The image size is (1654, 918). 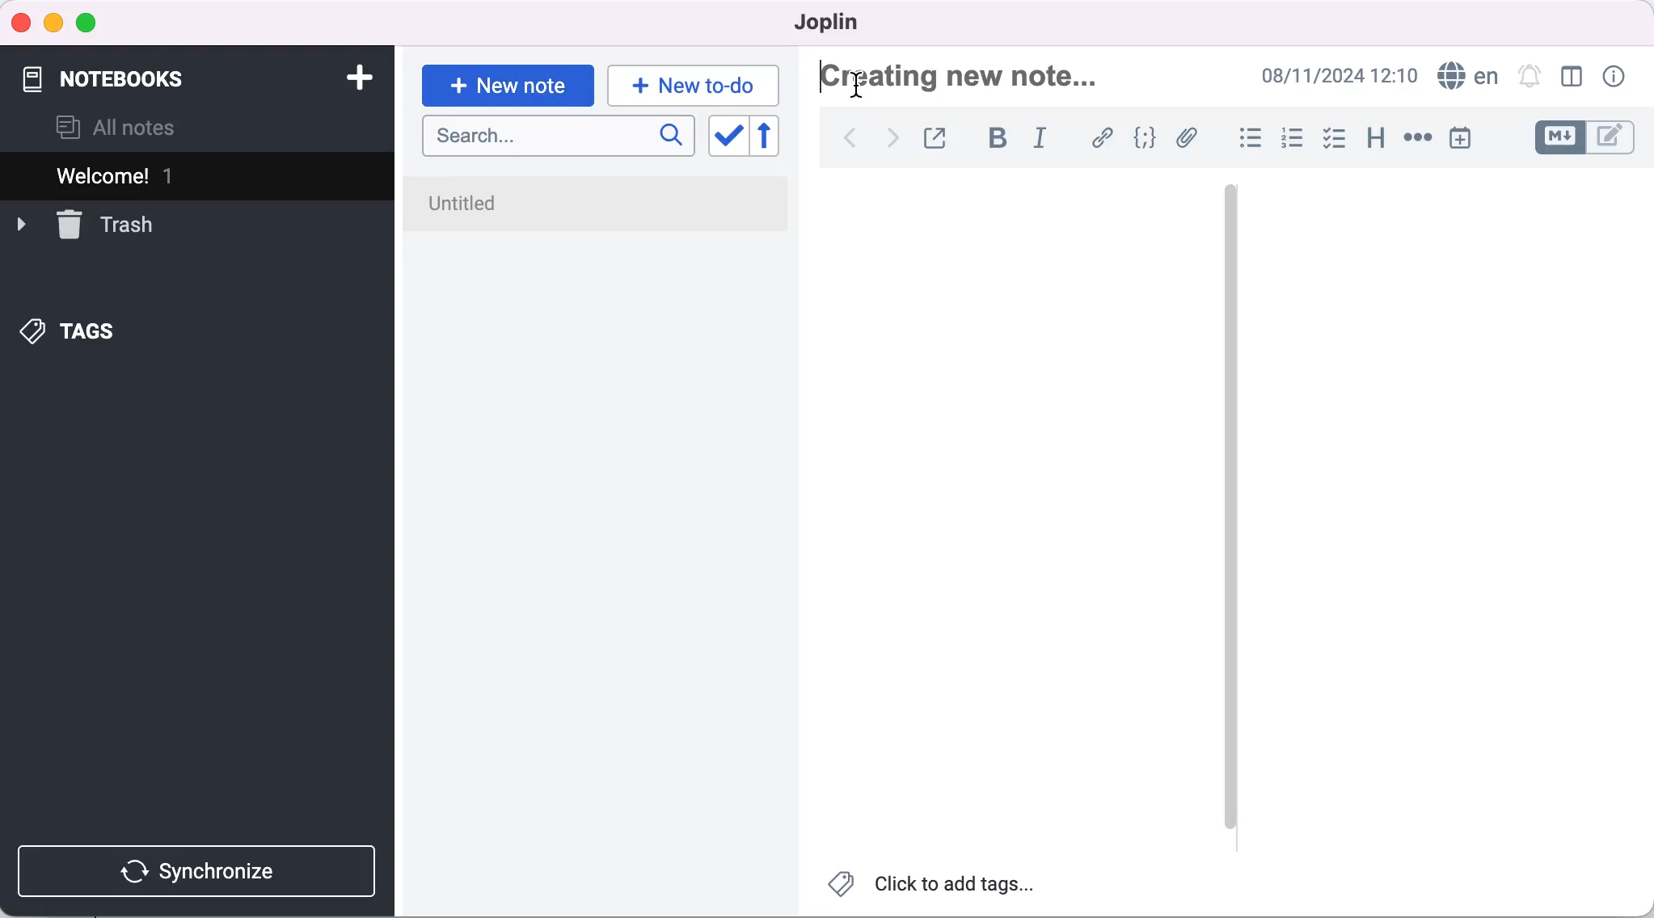 I want to click on code, so click(x=1145, y=139).